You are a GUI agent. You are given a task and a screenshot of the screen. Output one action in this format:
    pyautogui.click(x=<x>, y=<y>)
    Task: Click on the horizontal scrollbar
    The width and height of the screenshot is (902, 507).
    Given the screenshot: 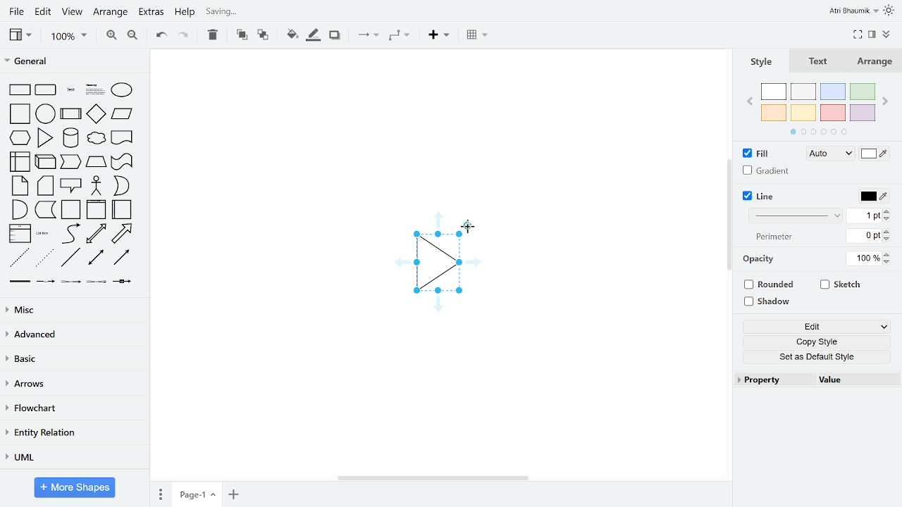 What is the action you would take?
    pyautogui.click(x=433, y=478)
    